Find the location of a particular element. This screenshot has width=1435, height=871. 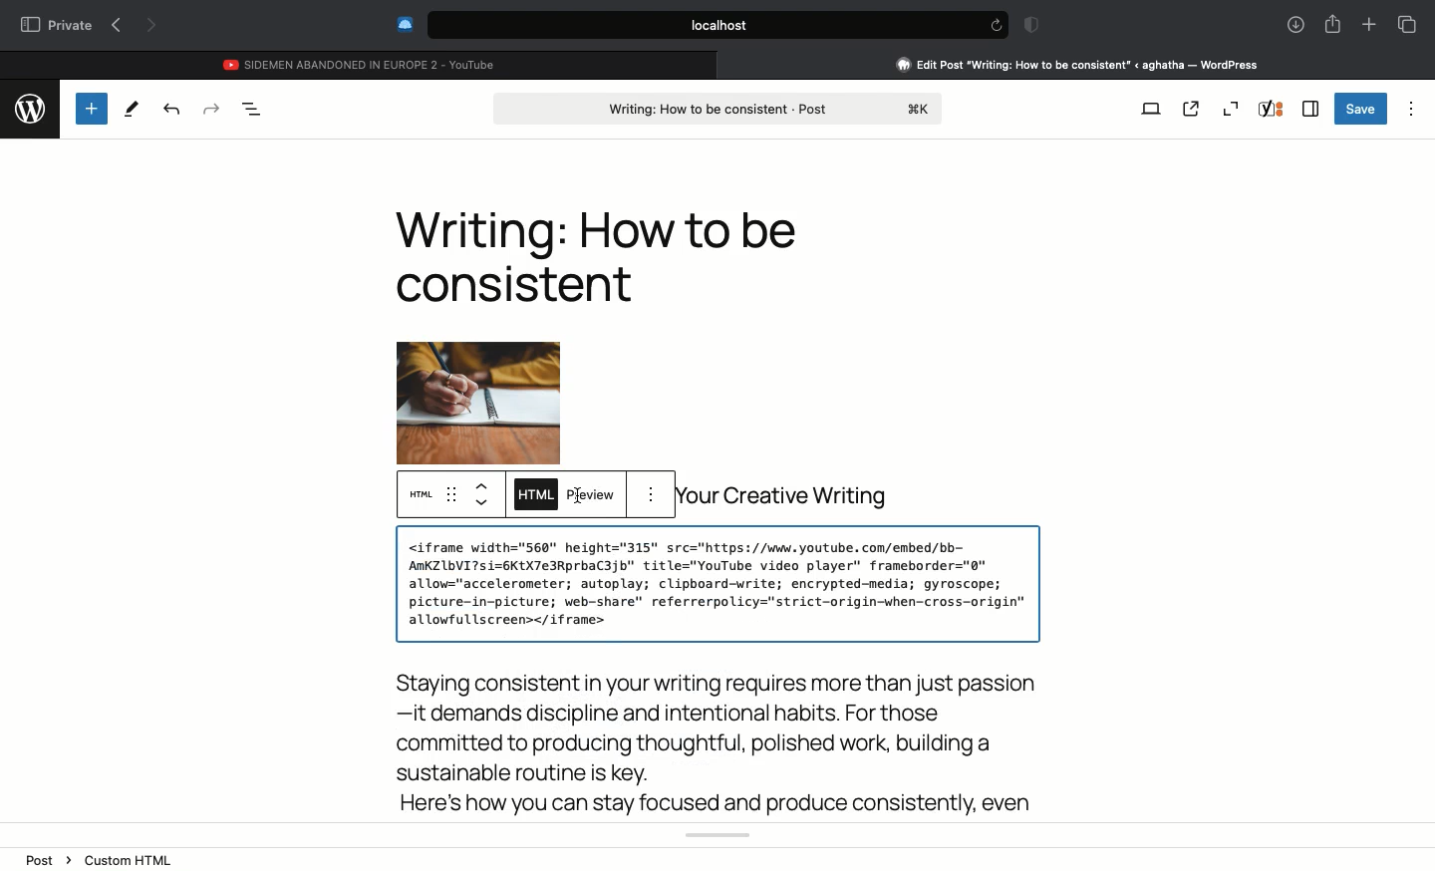

Previous page is located at coordinates (116, 26).